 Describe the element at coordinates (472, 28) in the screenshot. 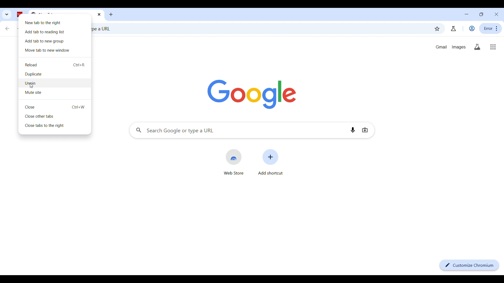

I see `Work` at that location.